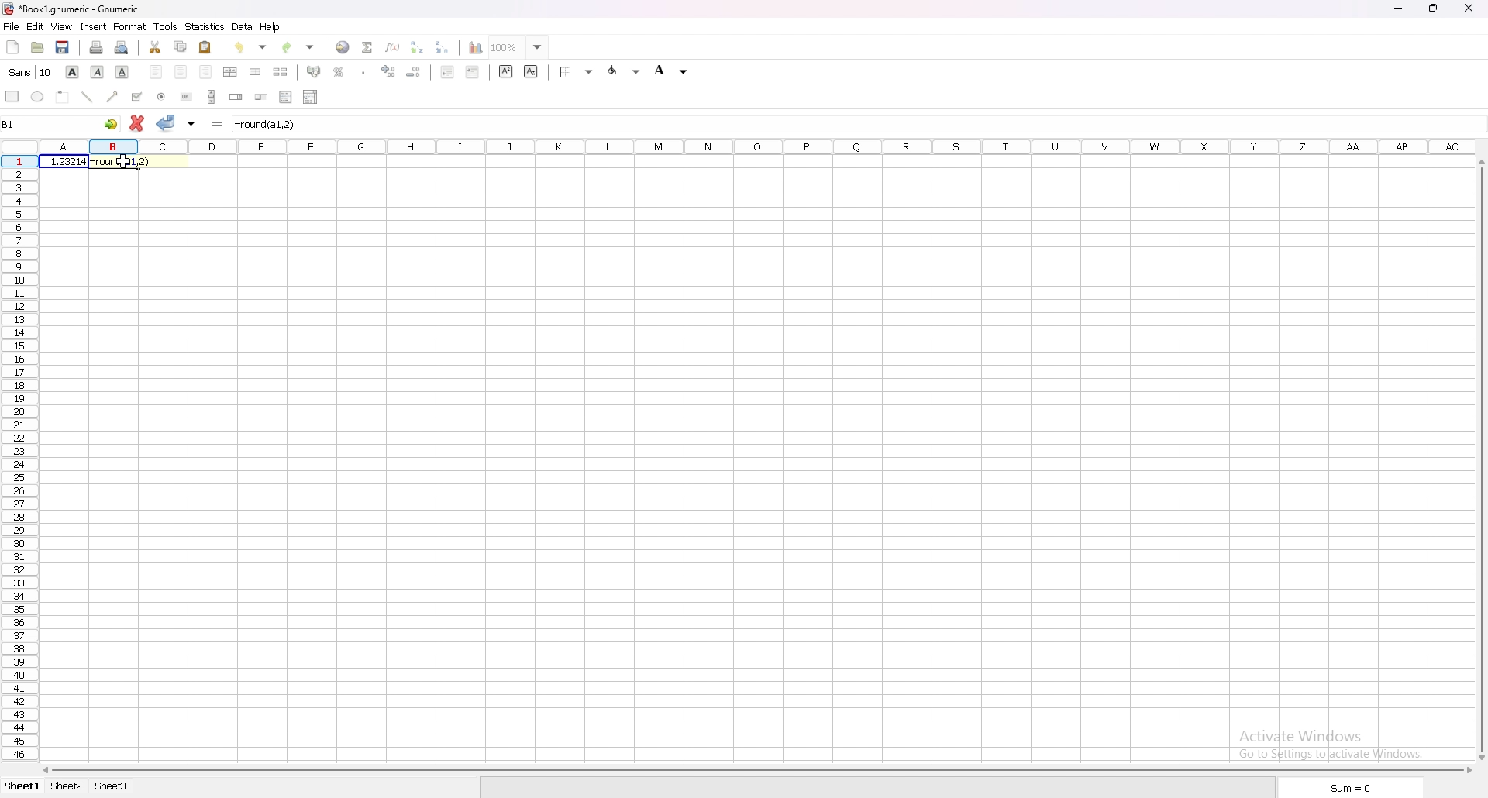 The width and height of the screenshot is (1488, 798). Describe the element at coordinates (1400, 7) in the screenshot. I see `minimize` at that location.